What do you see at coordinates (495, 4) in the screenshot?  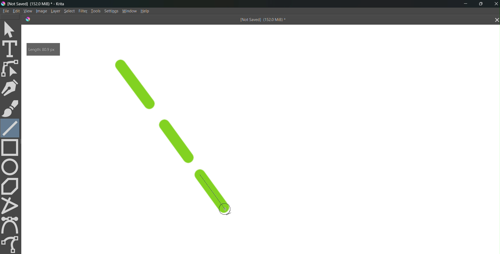 I see `Close` at bounding box center [495, 4].